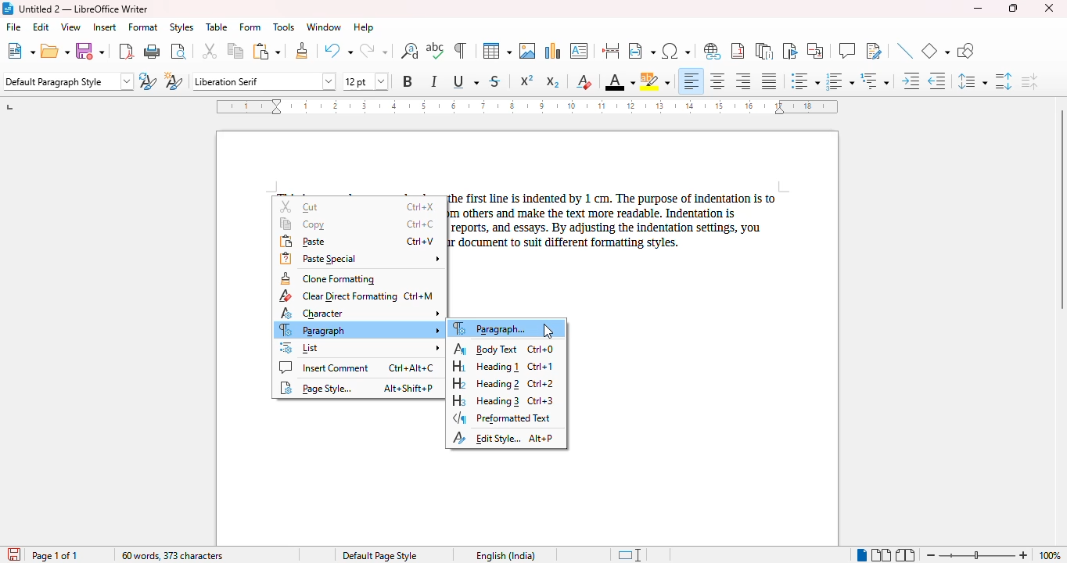 This screenshot has height=563, width=1067. I want to click on strikethrough, so click(495, 81).